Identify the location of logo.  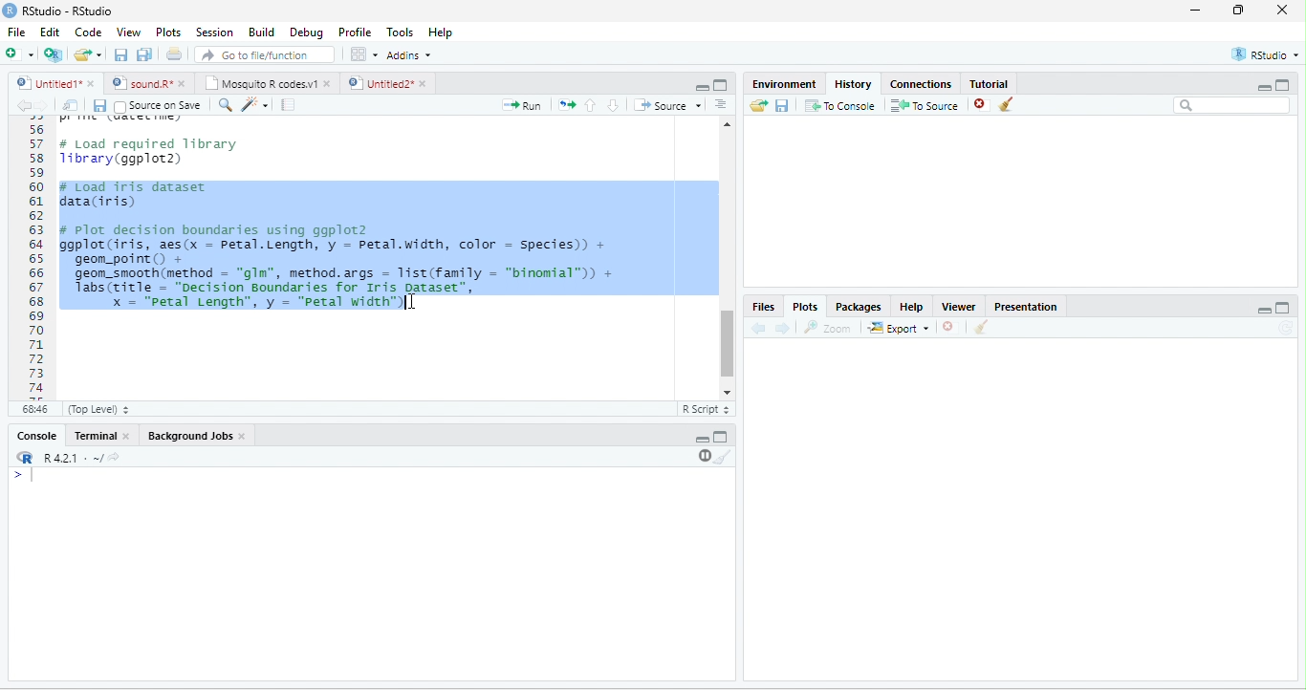
(9, 11).